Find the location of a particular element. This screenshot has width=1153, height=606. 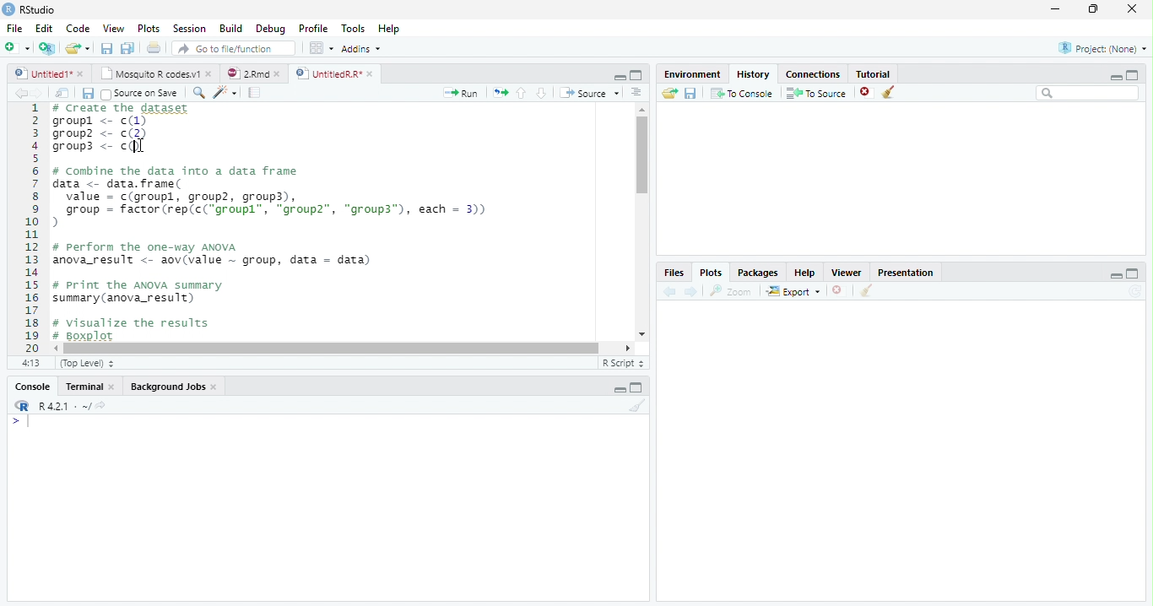

help is located at coordinates (805, 273).